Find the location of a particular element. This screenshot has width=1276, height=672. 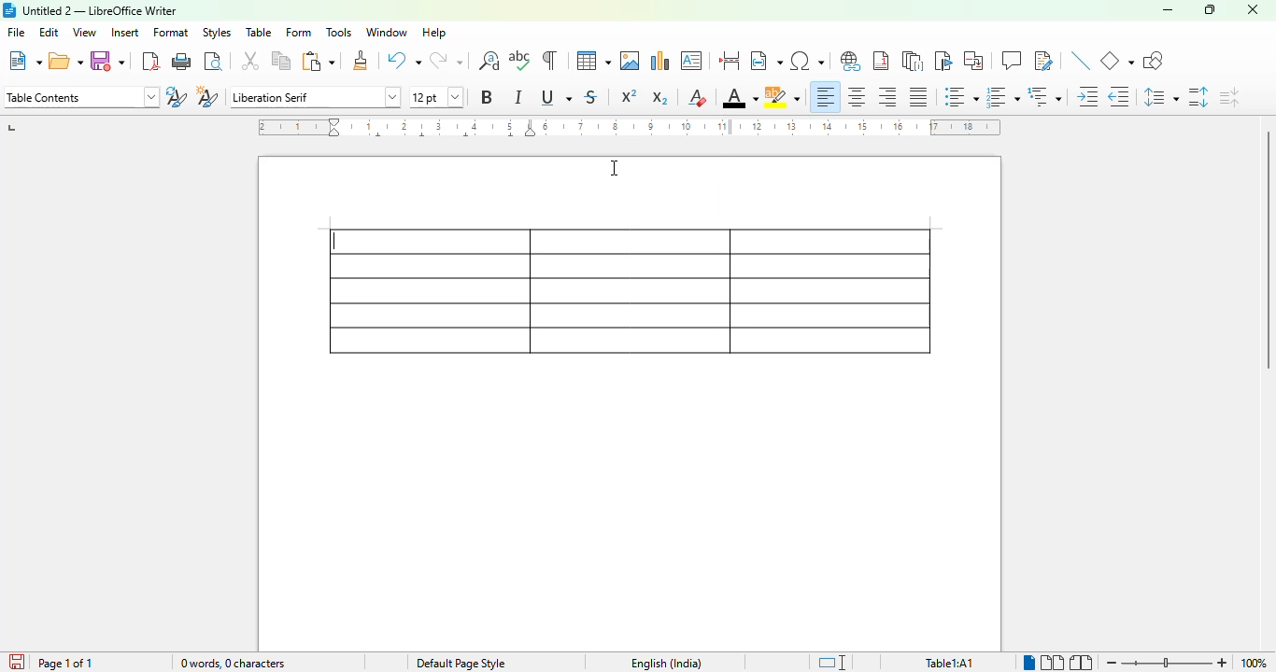

insert special characters is located at coordinates (806, 61).